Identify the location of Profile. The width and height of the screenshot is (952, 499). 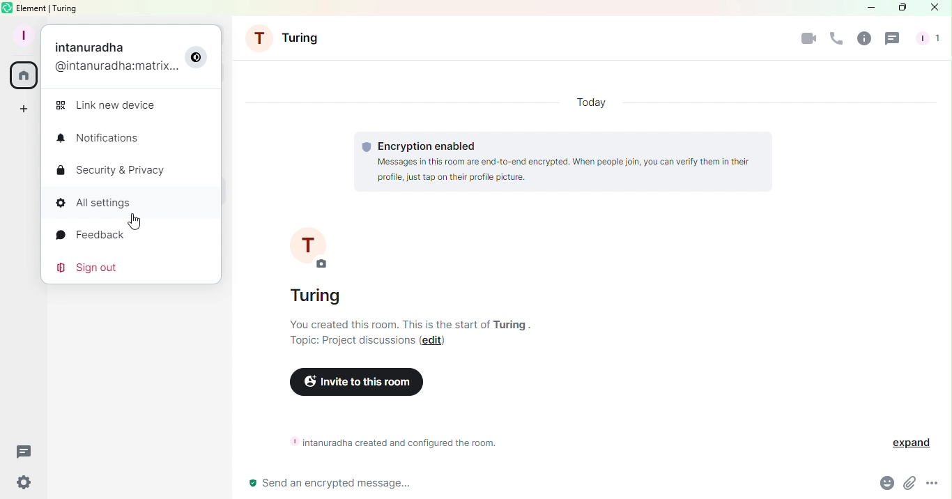
(20, 34).